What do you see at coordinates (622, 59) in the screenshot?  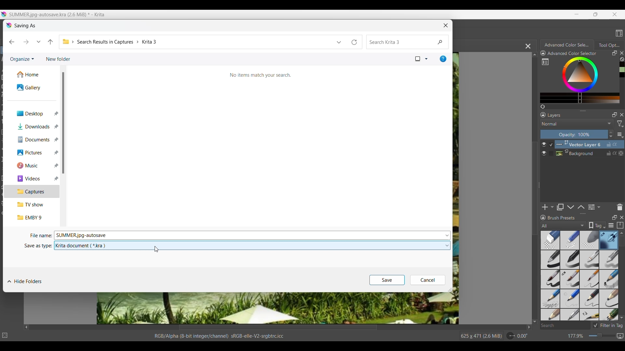 I see `Clear all color history` at bounding box center [622, 59].